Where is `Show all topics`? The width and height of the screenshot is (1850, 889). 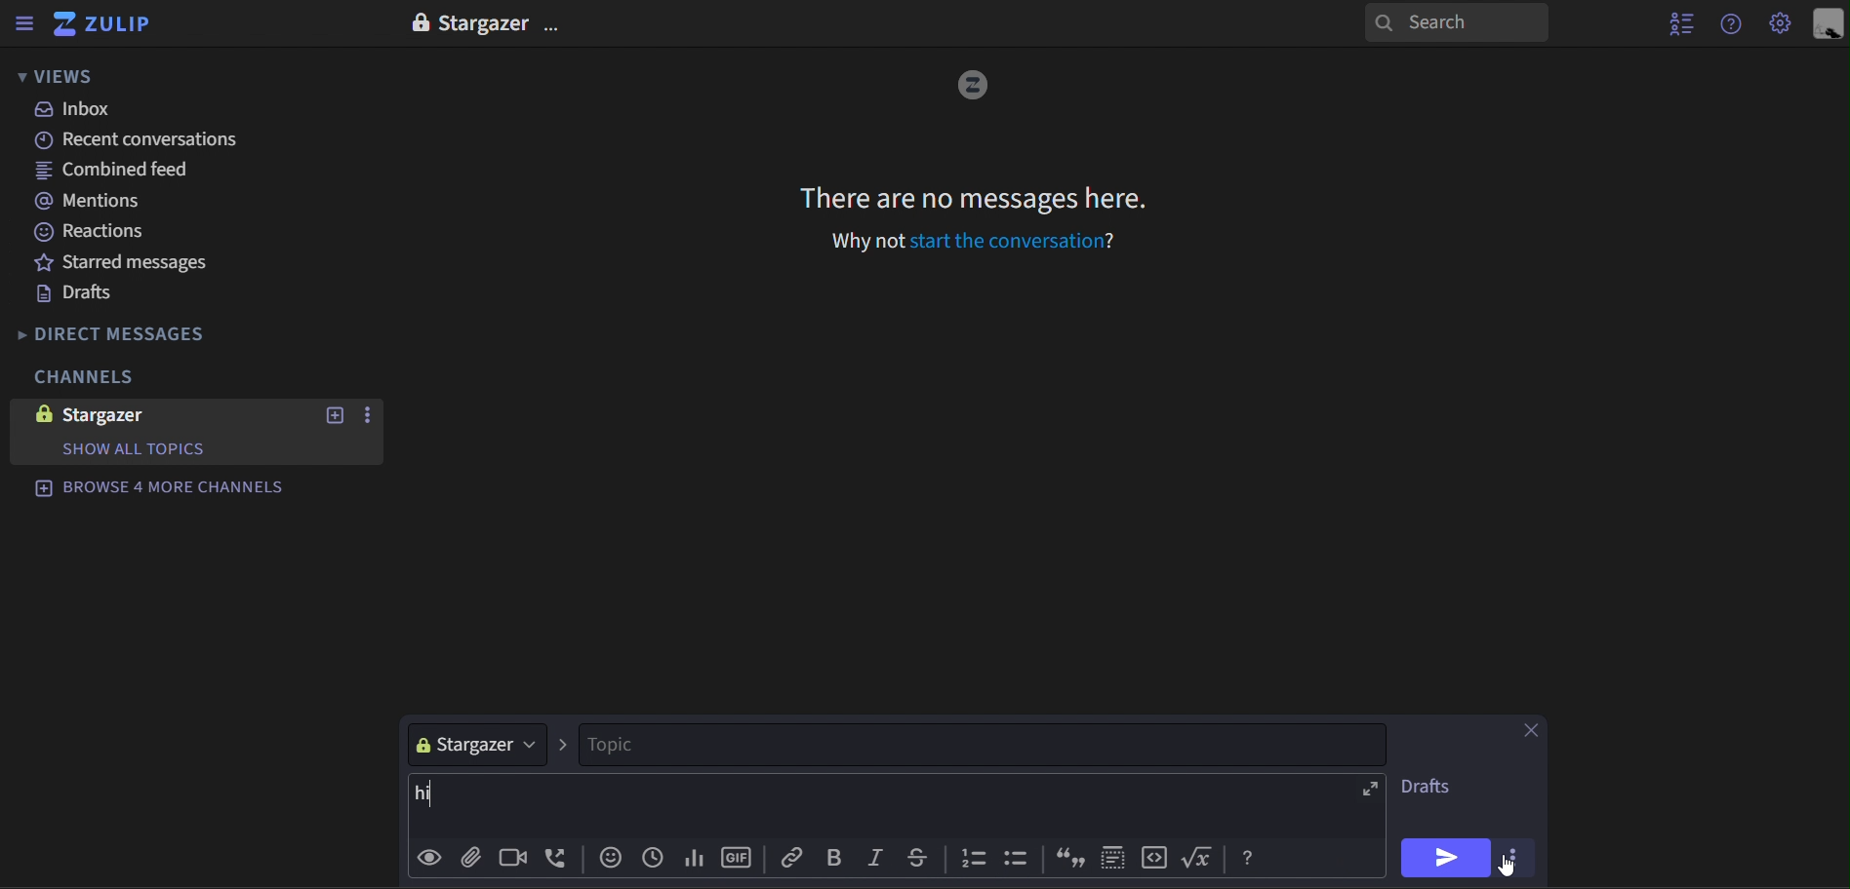 Show all topics is located at coordinates (136, 451).